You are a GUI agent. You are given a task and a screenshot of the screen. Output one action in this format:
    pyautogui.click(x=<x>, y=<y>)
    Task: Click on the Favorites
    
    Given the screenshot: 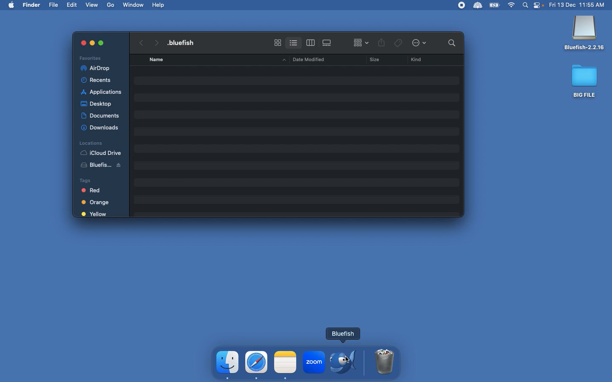 What is the action you would take?
    pyautogui.click(x=91, y=58)
    